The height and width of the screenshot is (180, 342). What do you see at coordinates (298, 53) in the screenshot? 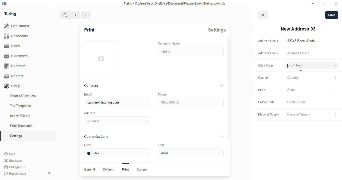
I see `address line 2` at bounding box center [298, 53].